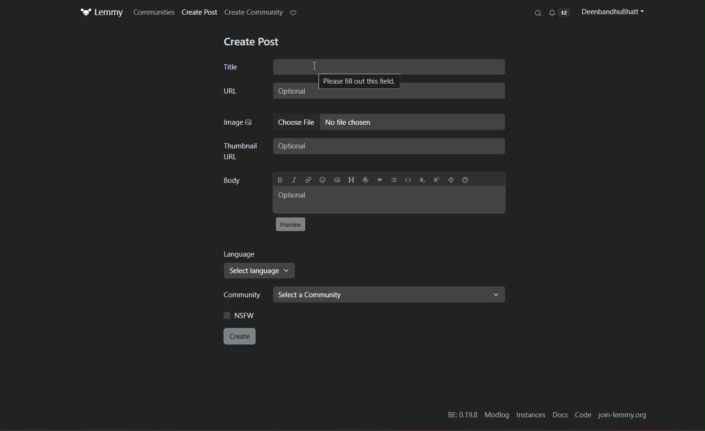  Describe the element at coordinates (407, 179) in the screenshot. I see `code` at that location.